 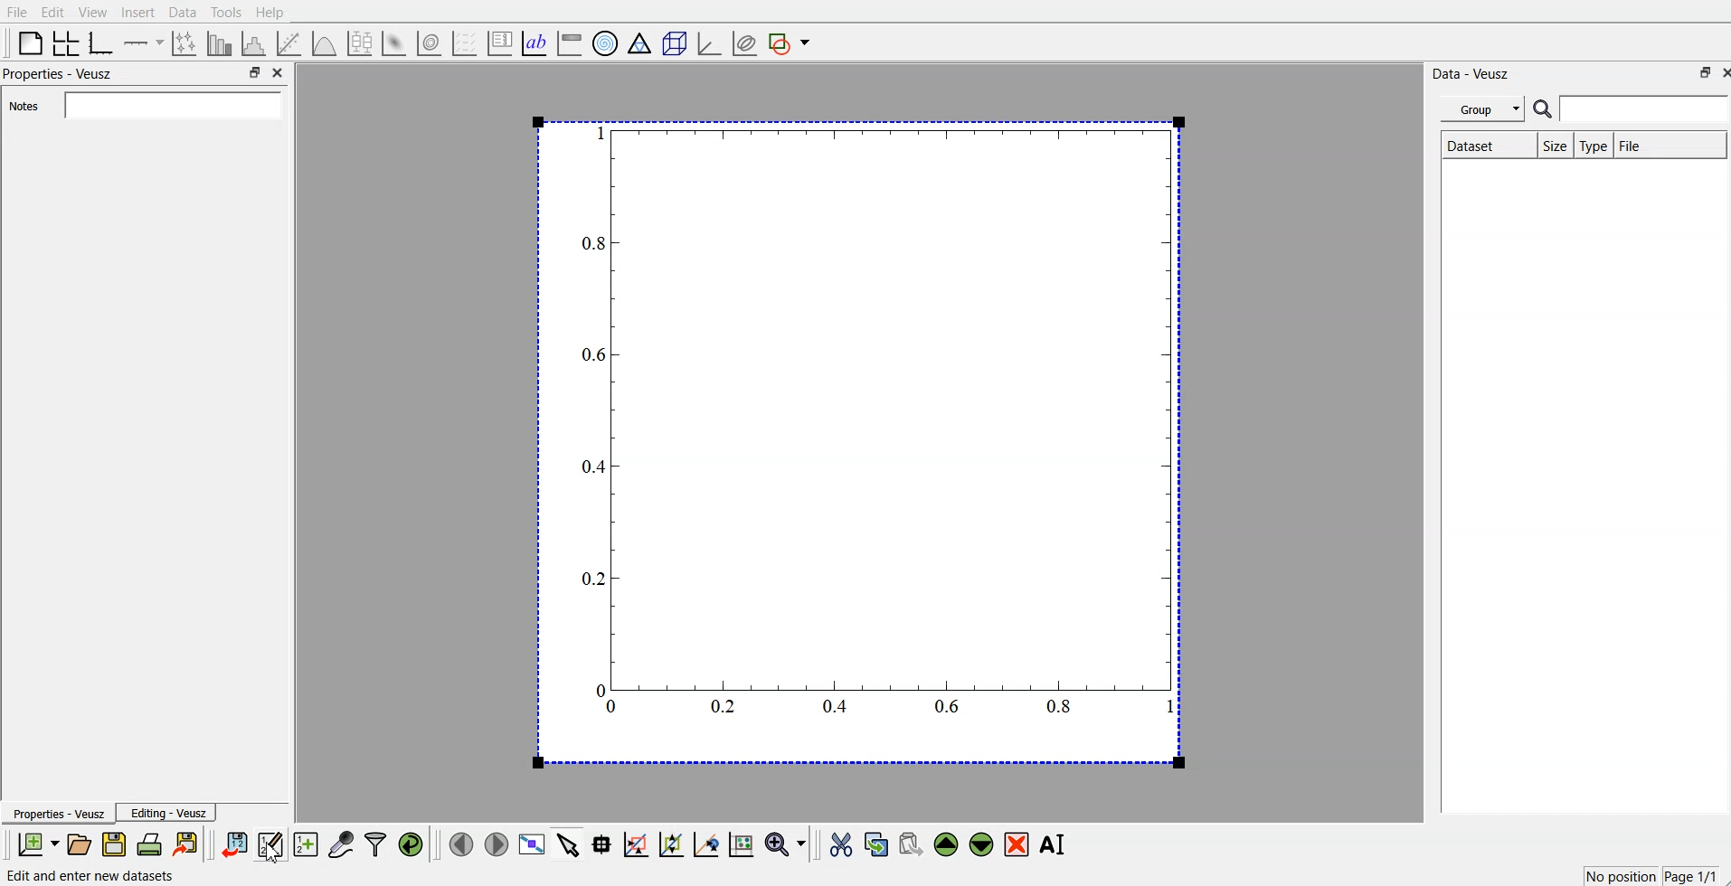 What do you see at coordinates (235, 845) in the screenshot?
I see `import data points` at bounding box center [235, 845].